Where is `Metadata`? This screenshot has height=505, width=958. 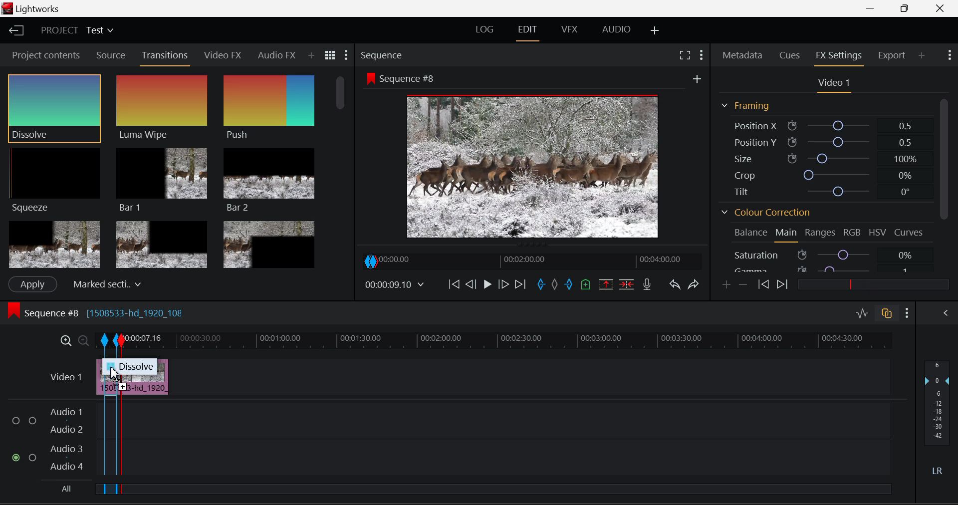 Metadata is located at coordinates (742, 56).